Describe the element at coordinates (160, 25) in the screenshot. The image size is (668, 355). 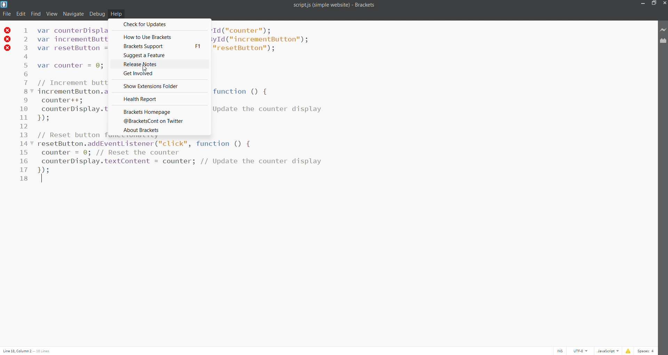
I see `check for updates` at that location.